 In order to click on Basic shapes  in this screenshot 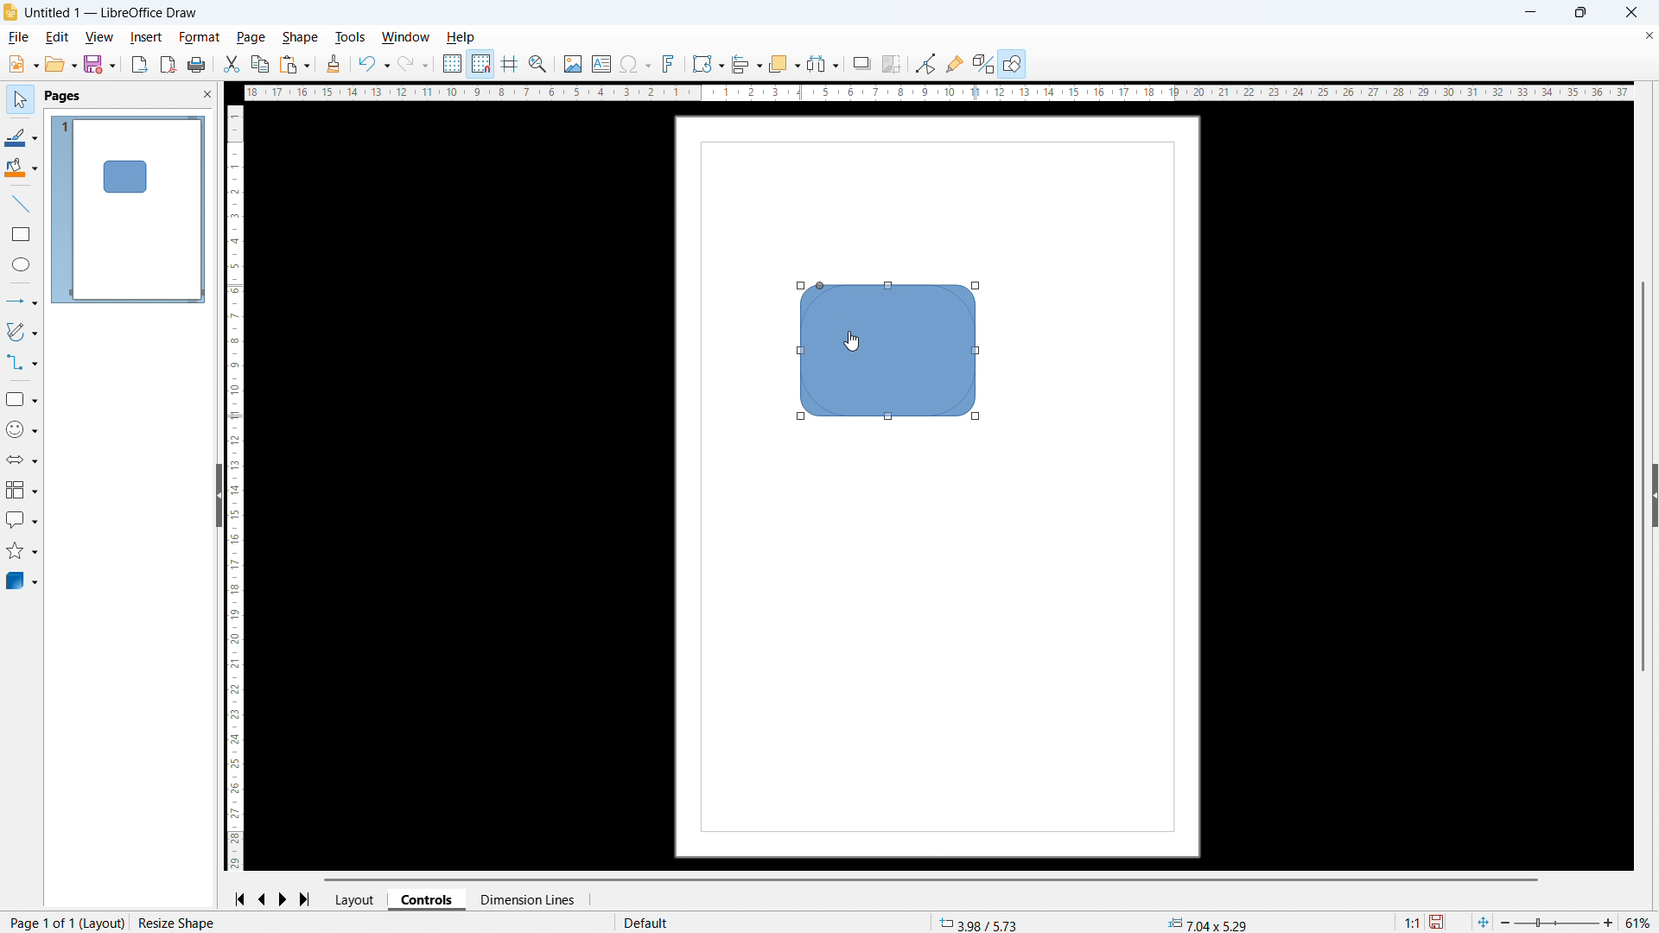, I will do `click(21, 399)`.